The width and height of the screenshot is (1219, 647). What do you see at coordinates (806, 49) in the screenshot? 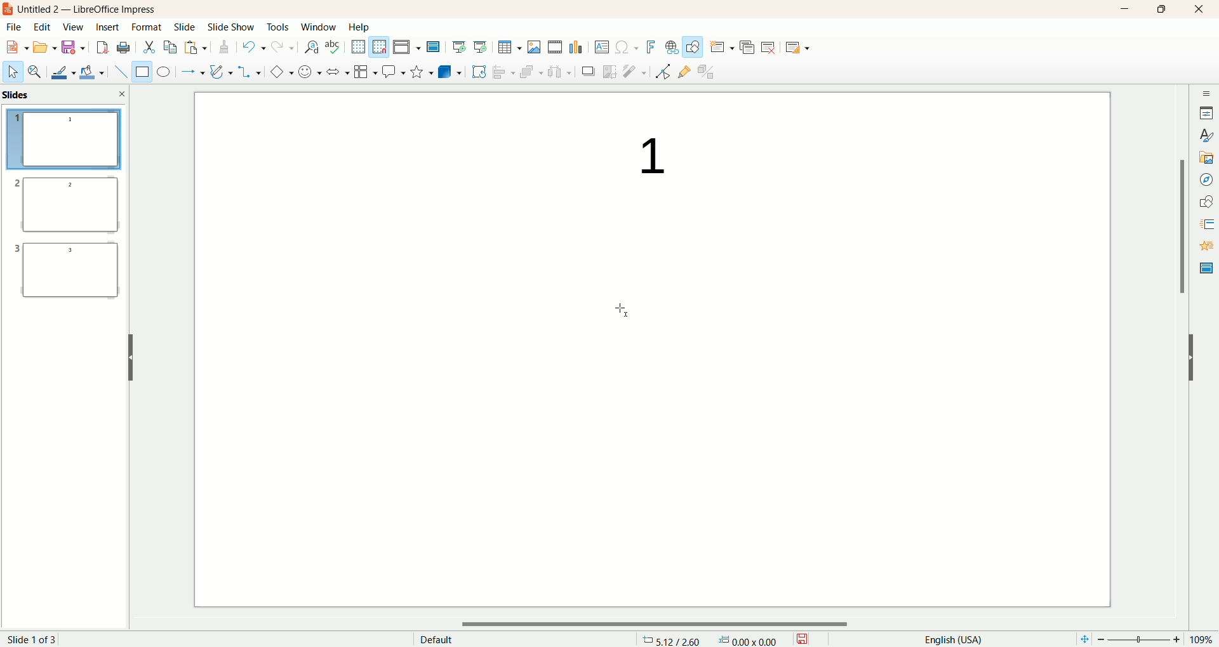
I see `slide layout` at bounding box center [806, 49].